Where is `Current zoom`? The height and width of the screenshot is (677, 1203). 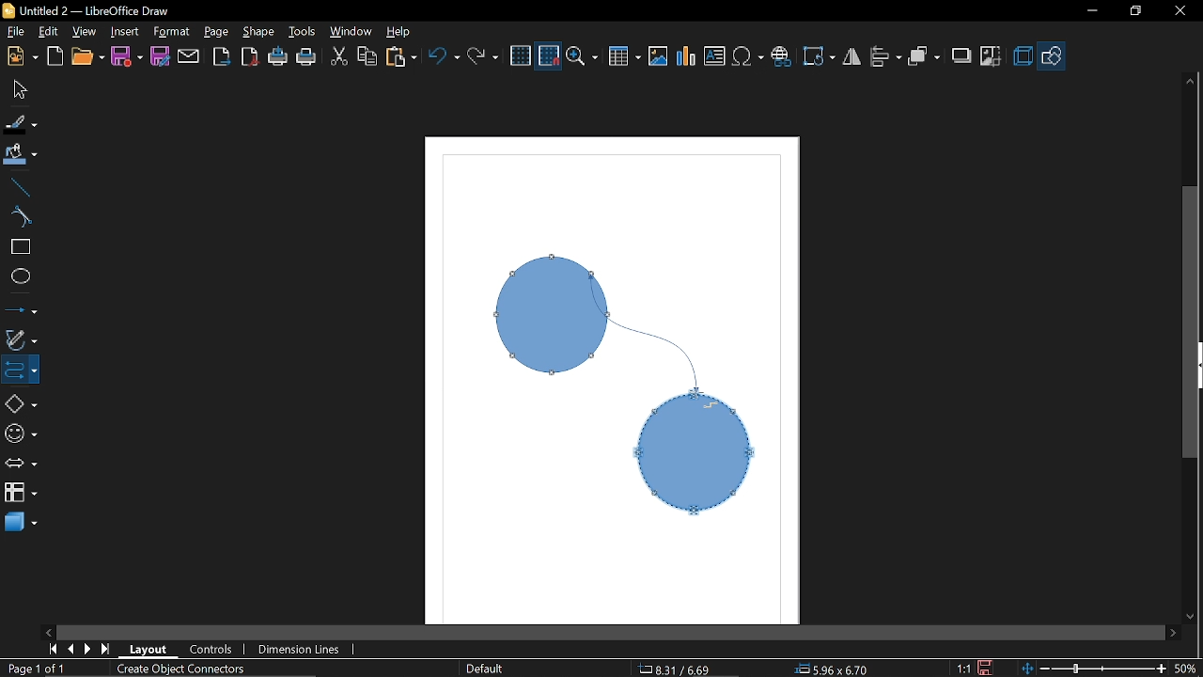 Current zoom is located at coordinates (1186, 668).